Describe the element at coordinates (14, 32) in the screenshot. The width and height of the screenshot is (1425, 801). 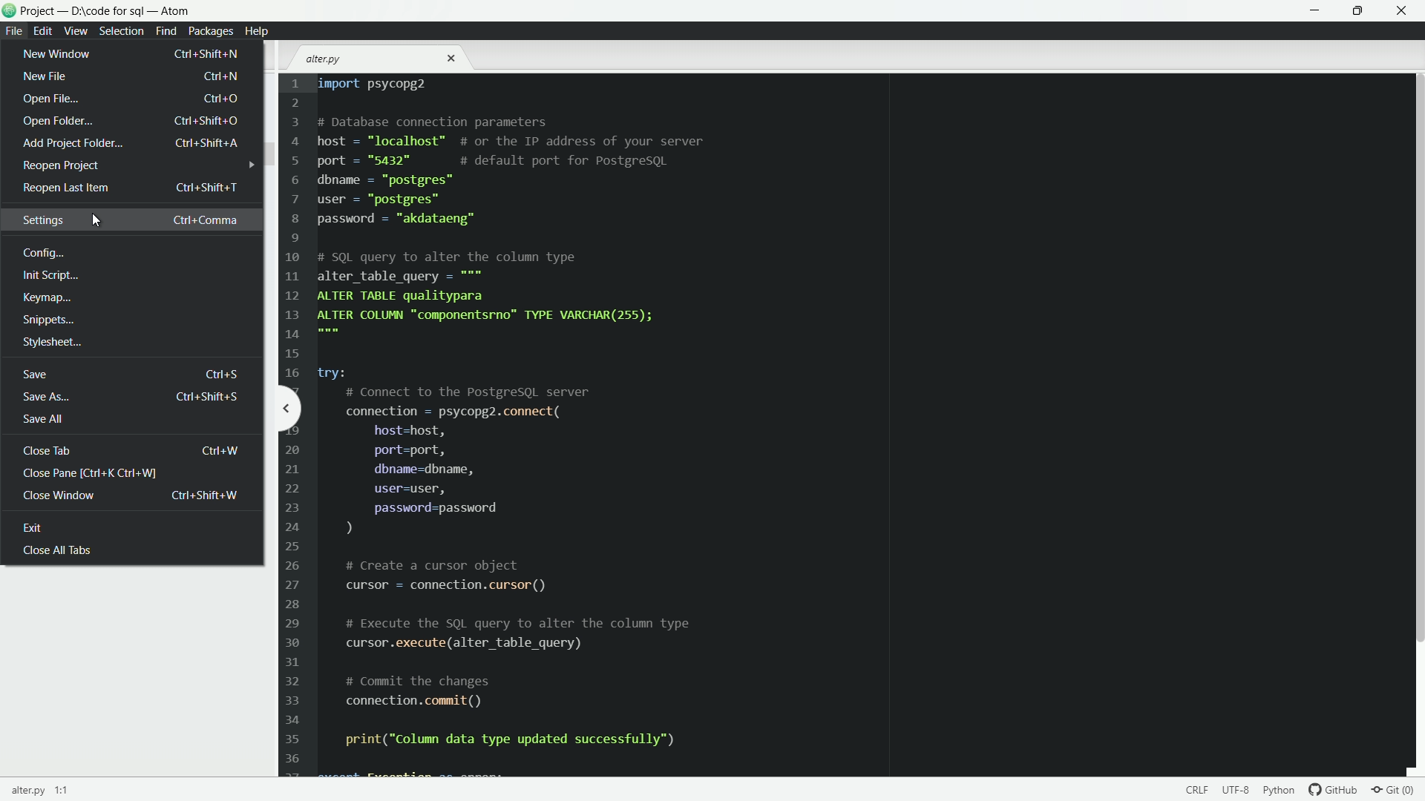
I see `file menu` at that location.